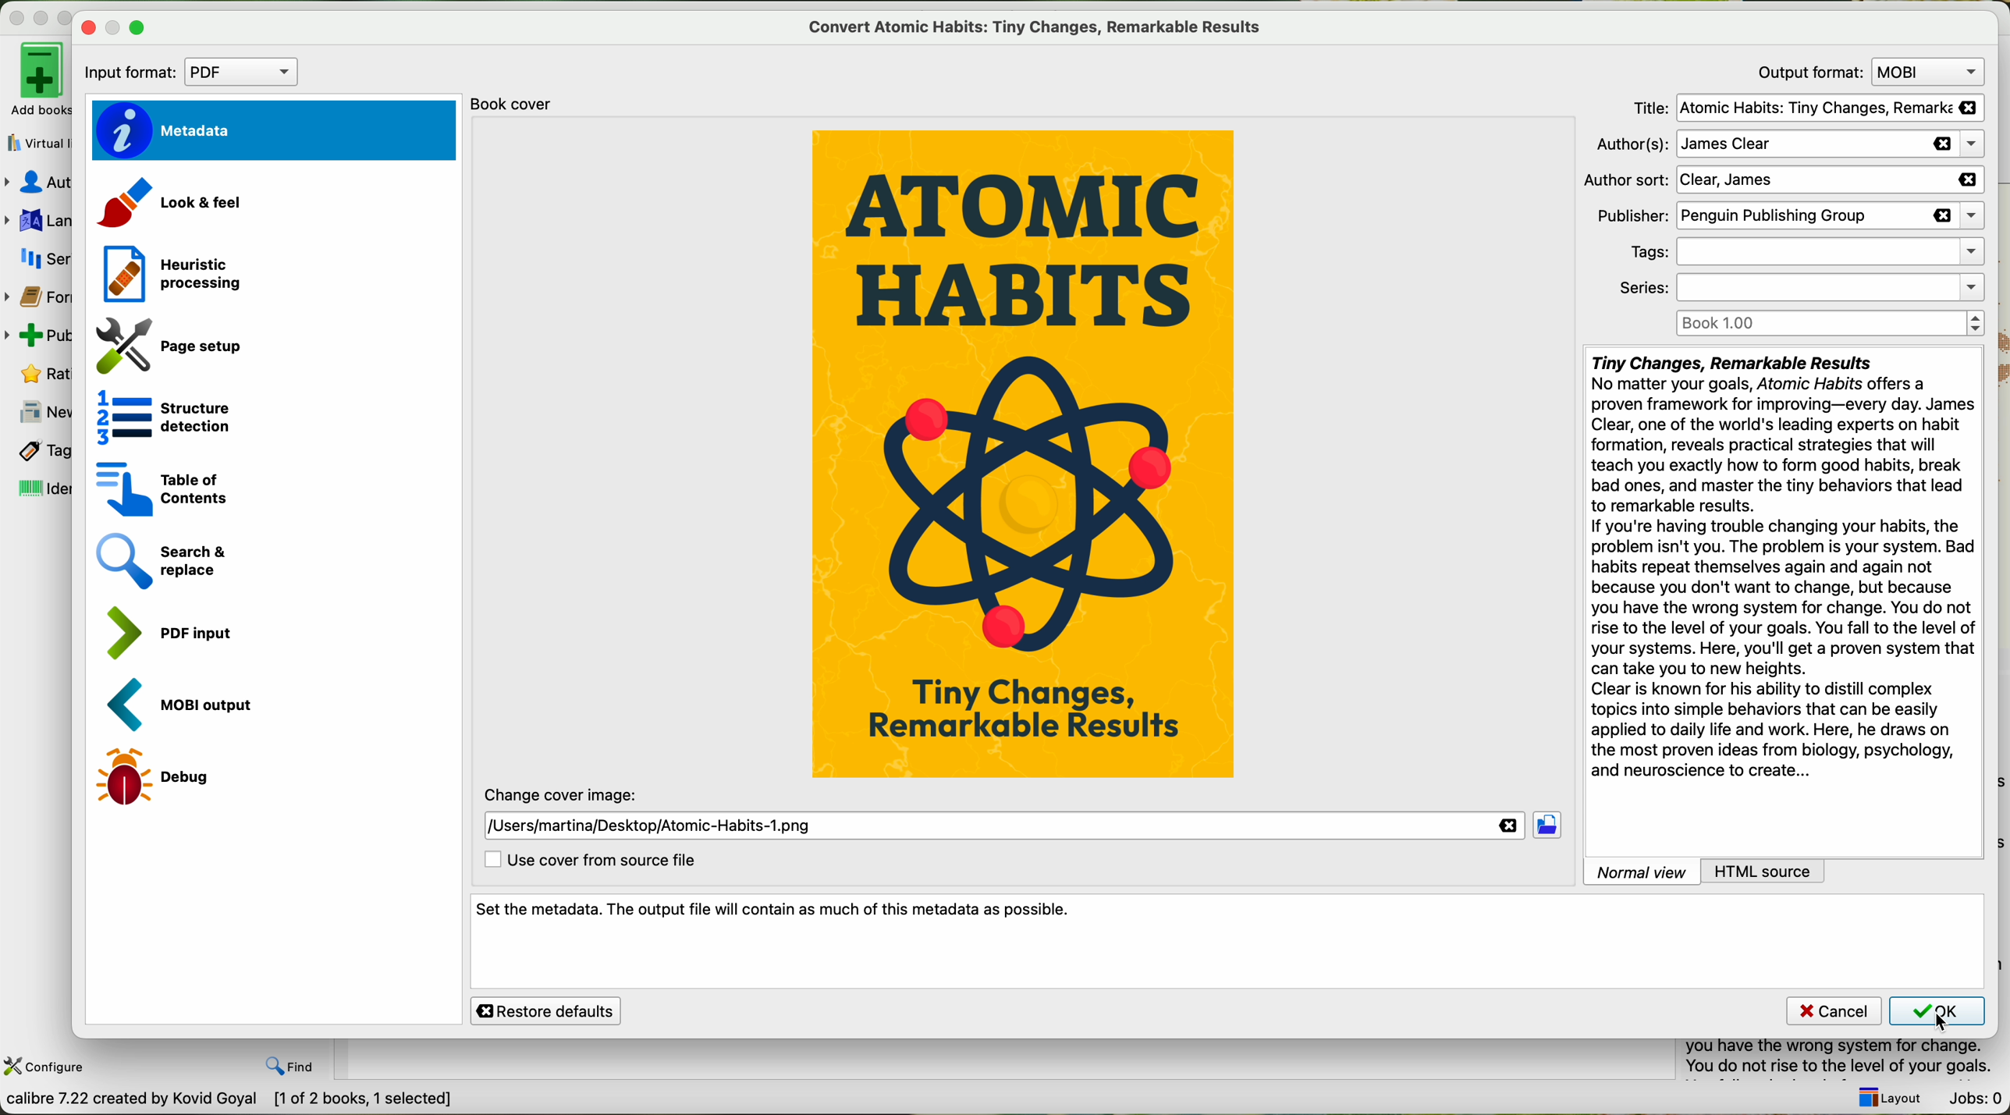  What do you see at coordinates (1847, 1059) in the screenshot?
I see `summary` at bounding box center [1847, 1059].